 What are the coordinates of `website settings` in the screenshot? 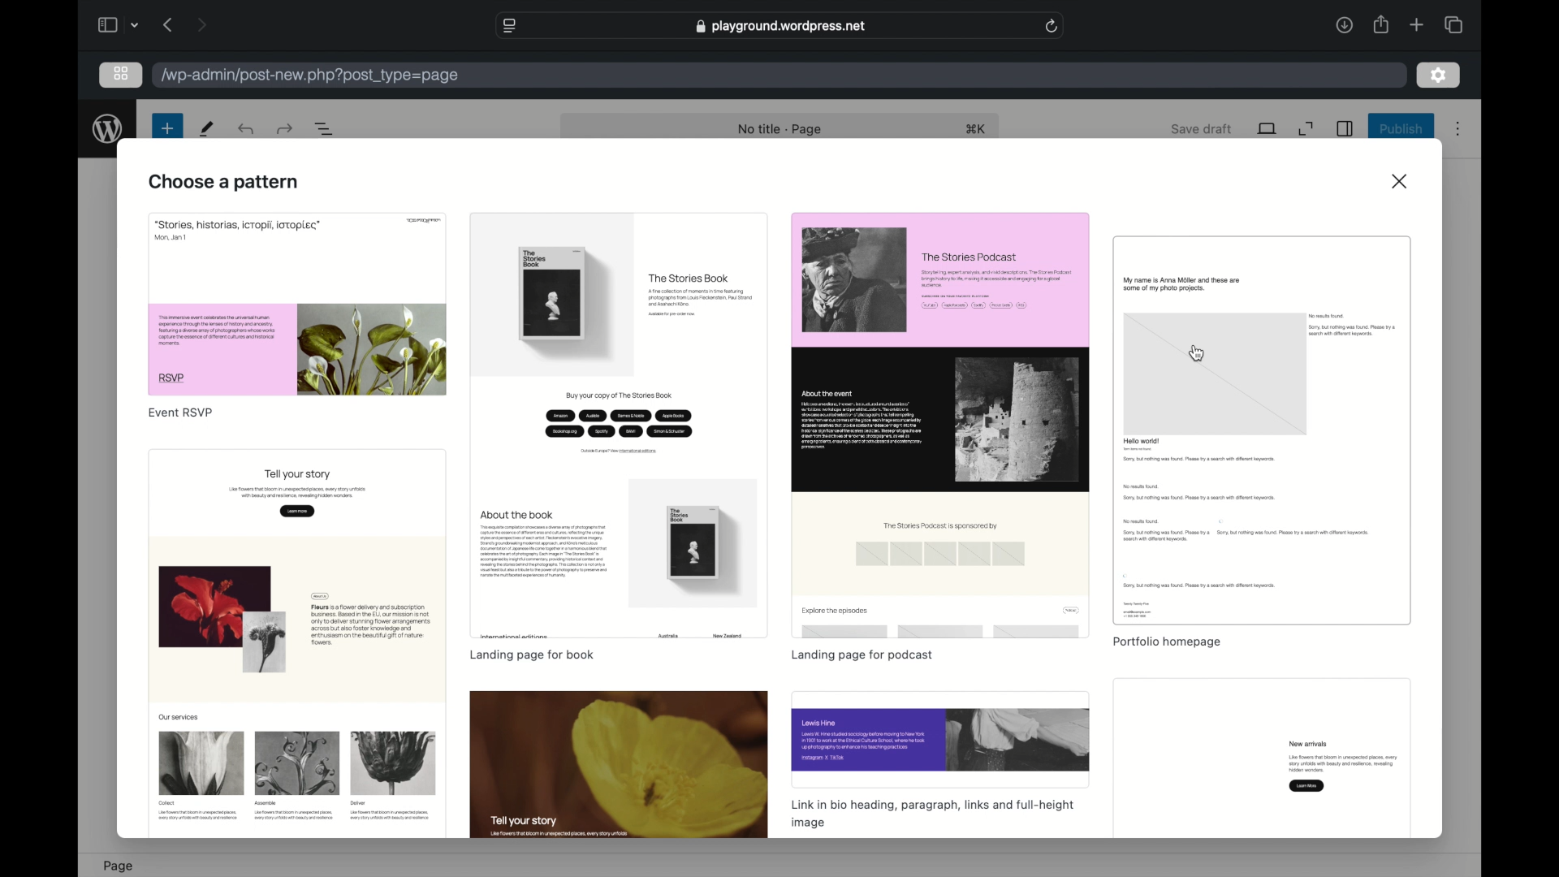 It's located at (512, 26).